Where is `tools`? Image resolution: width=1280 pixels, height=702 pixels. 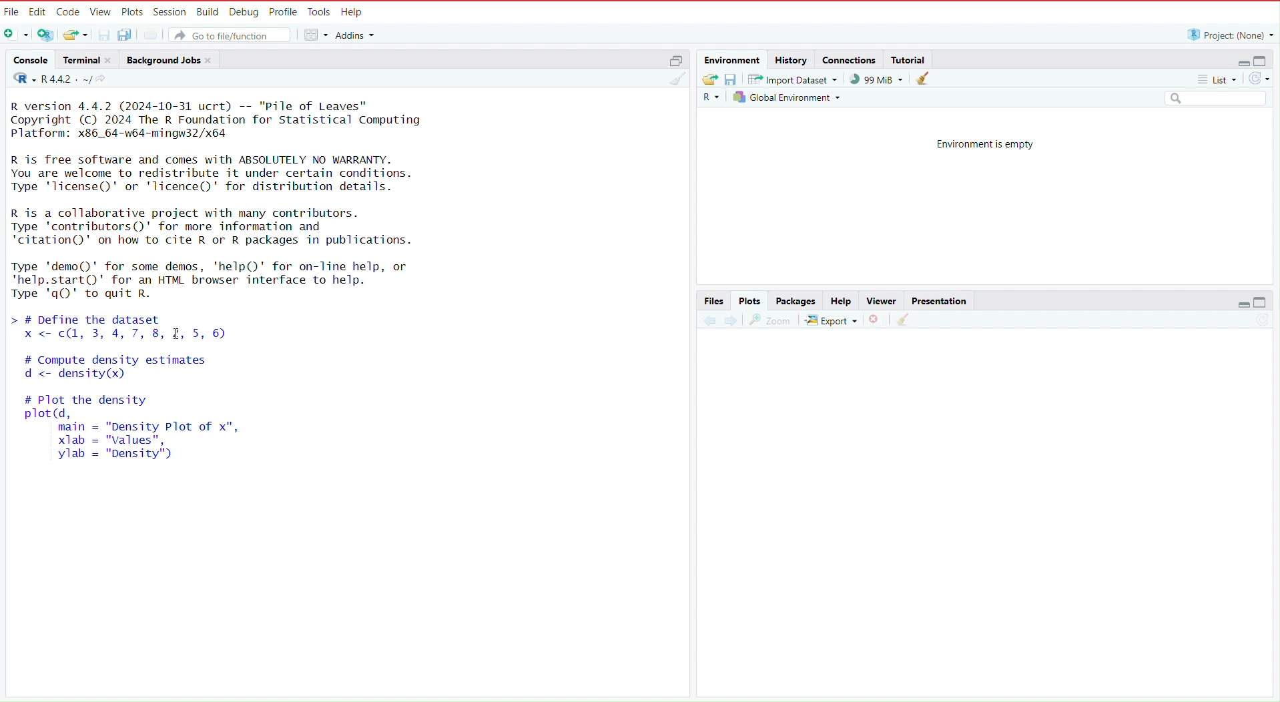 tools is located at coordinates (320, 10).